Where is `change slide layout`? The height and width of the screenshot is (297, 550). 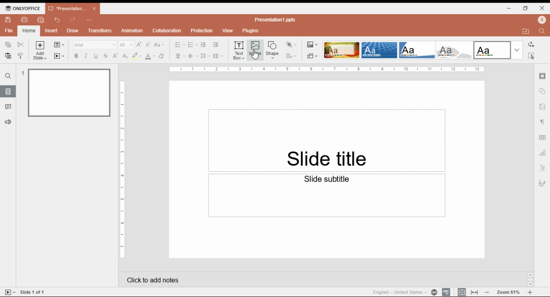
change slide layout is located at coordinates (59, 45).